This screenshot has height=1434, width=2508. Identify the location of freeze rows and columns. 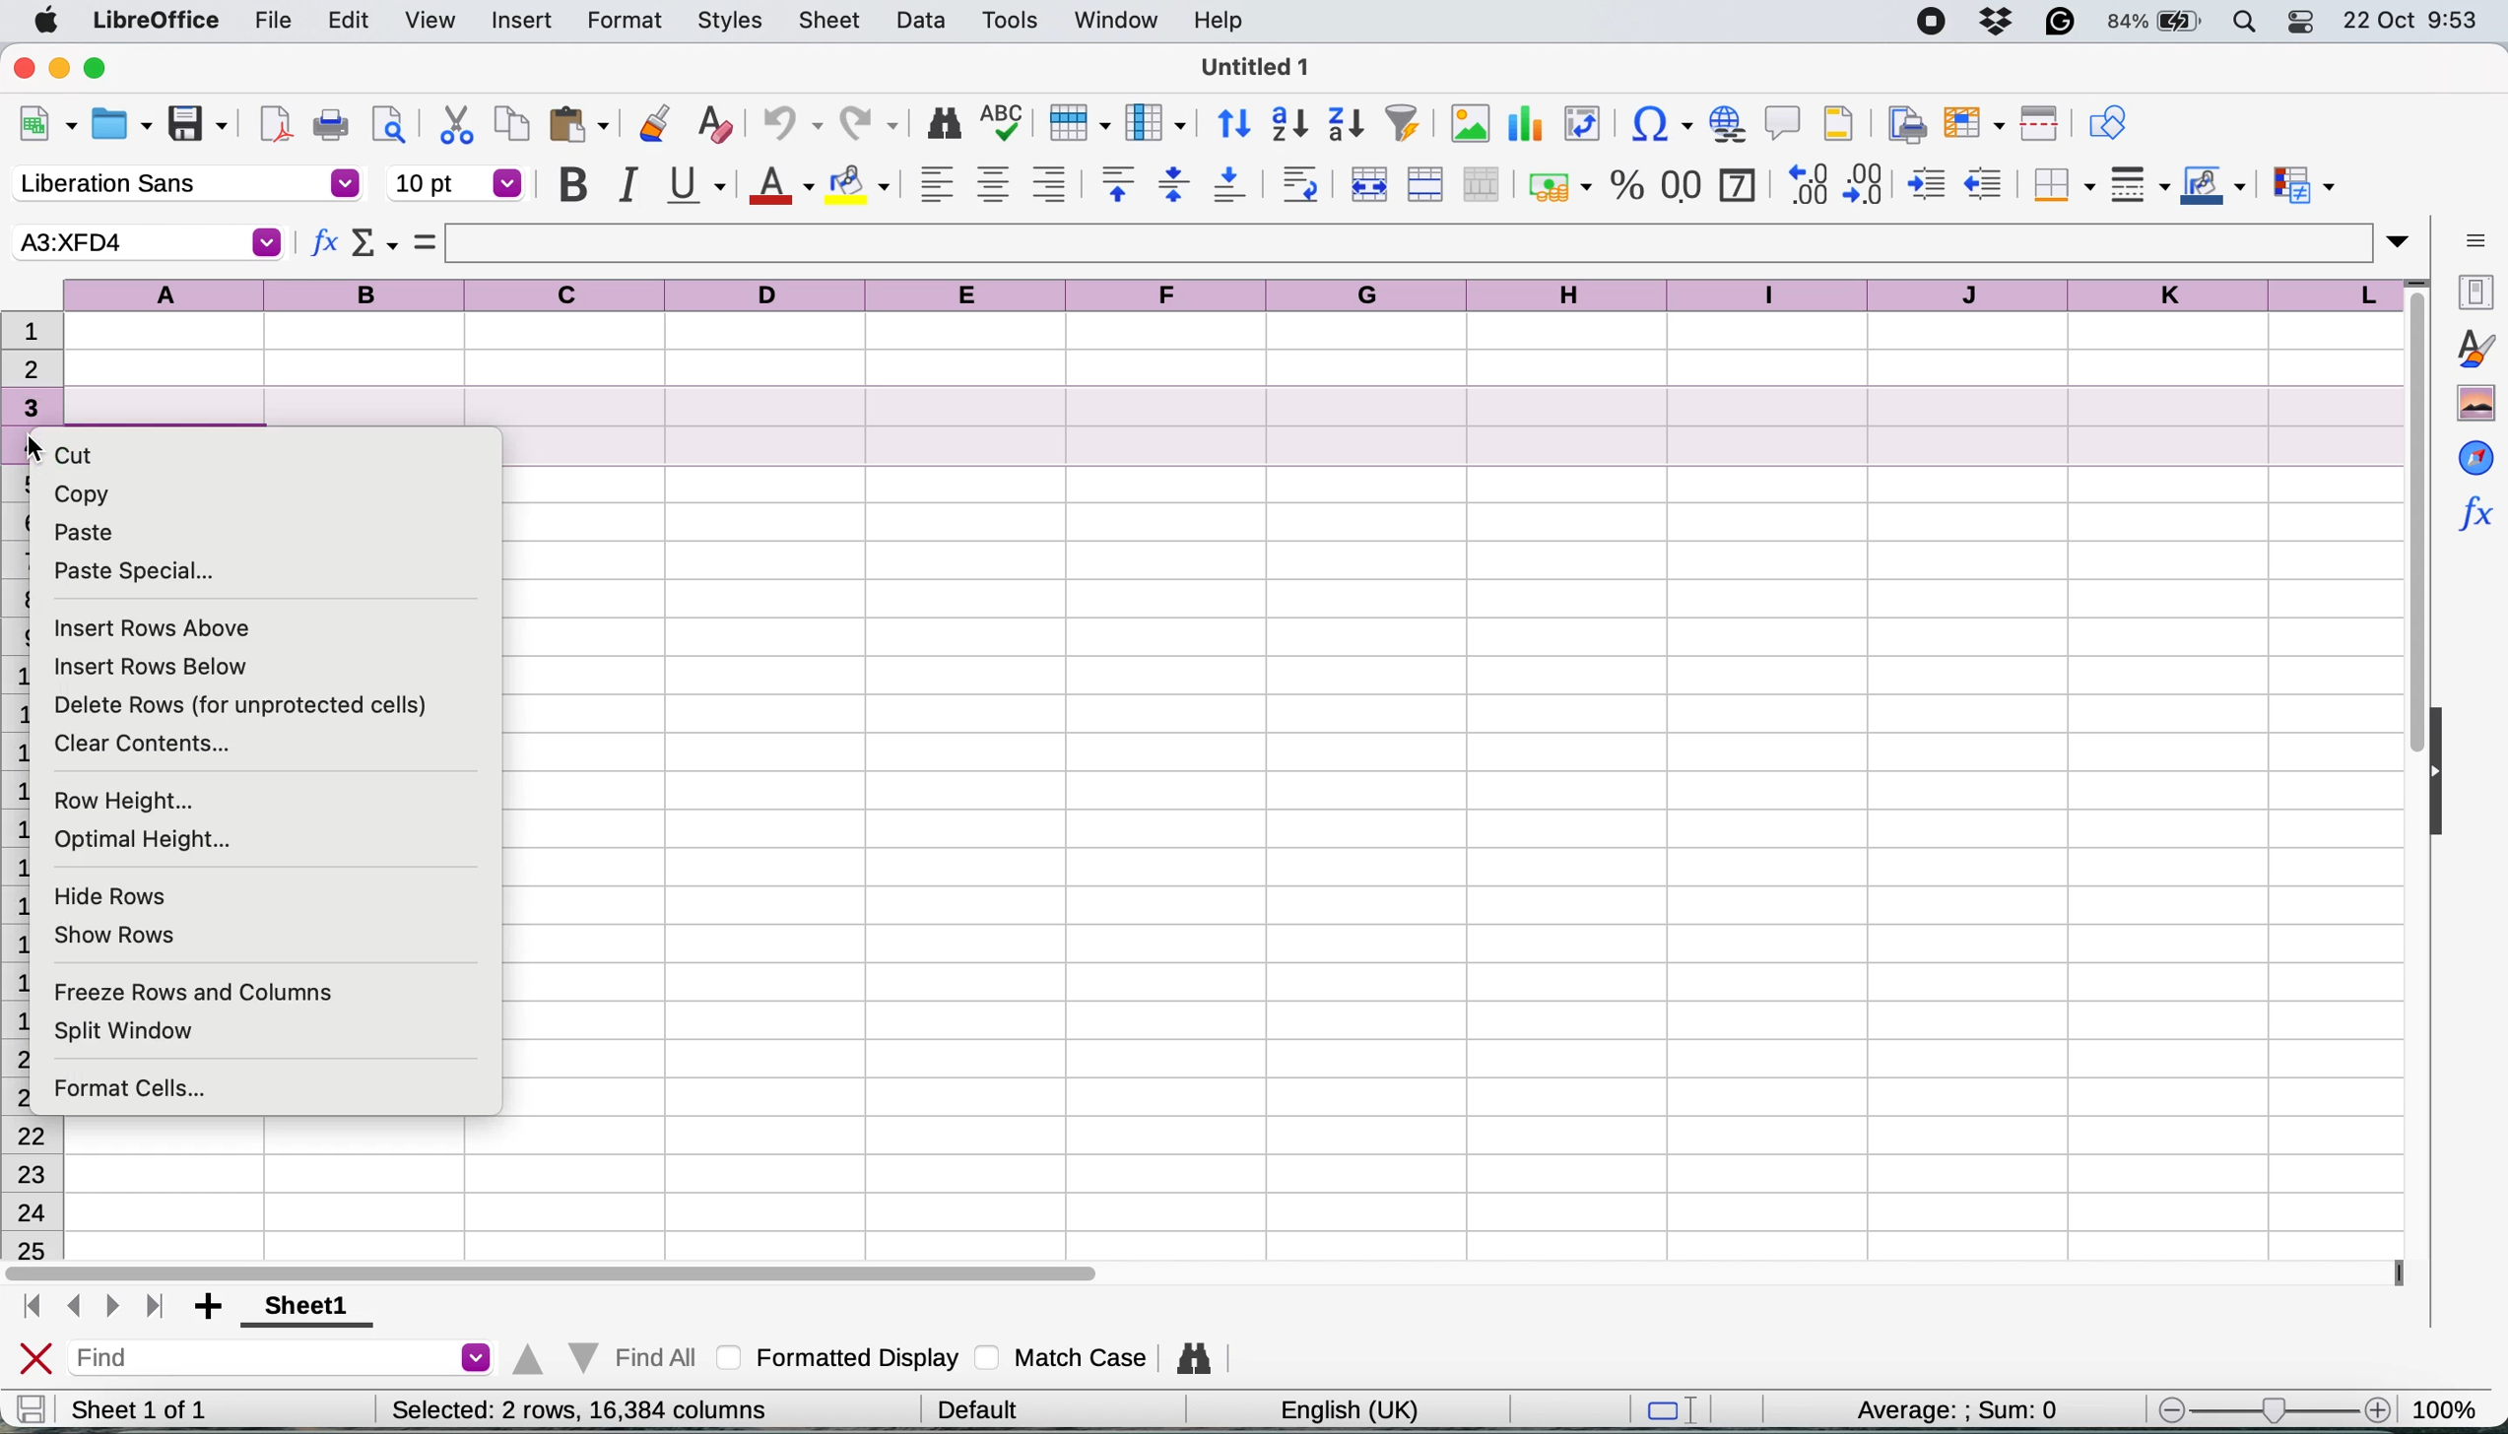
(1968, 123).